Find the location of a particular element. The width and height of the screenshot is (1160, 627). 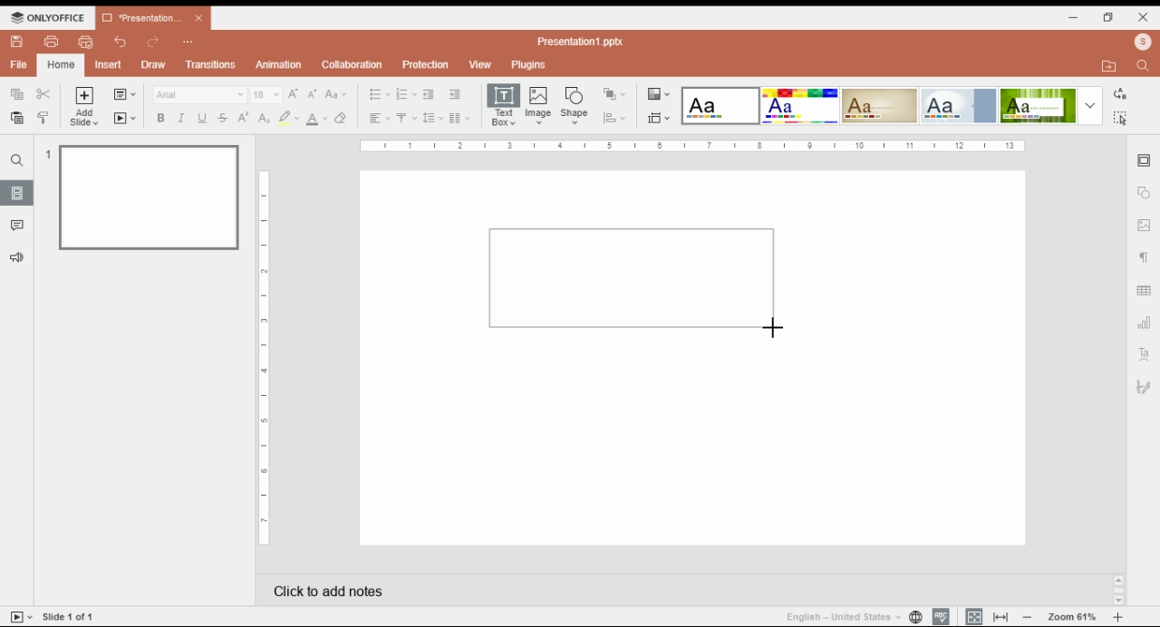

text art settings is located at coordinates (1144, 354).